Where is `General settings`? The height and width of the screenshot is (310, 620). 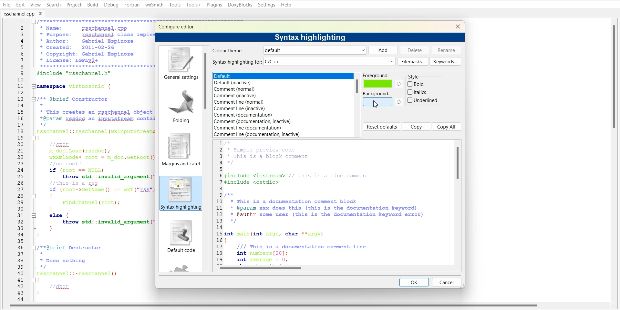 General settings is located at coordinates (180, 63).